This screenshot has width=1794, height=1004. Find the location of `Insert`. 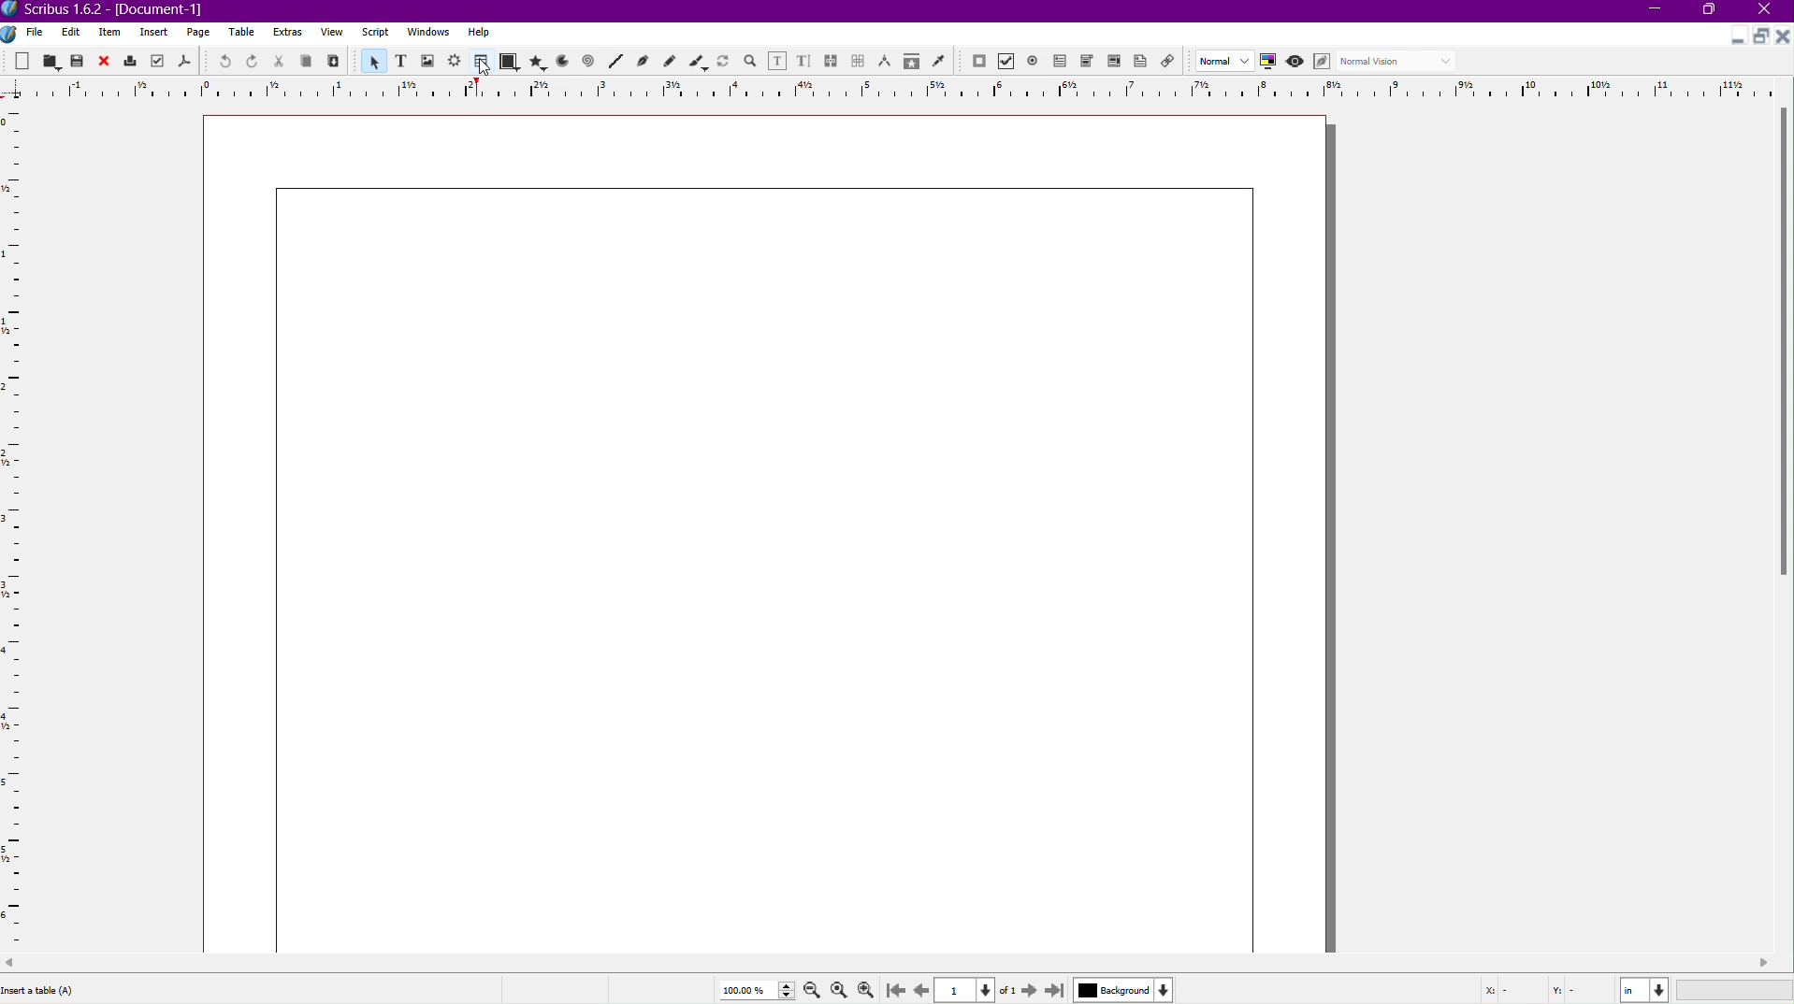

Insert is located at coordinates (154, 33).